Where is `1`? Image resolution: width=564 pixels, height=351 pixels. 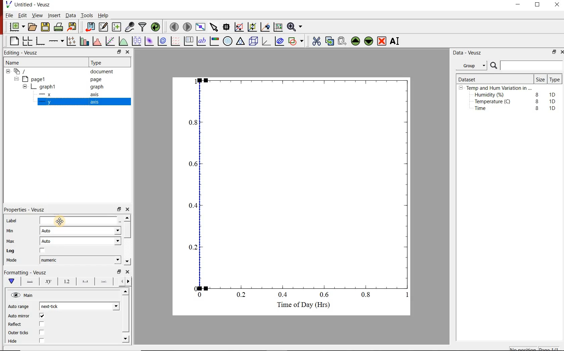 1 is located at coordinates (405, 296).